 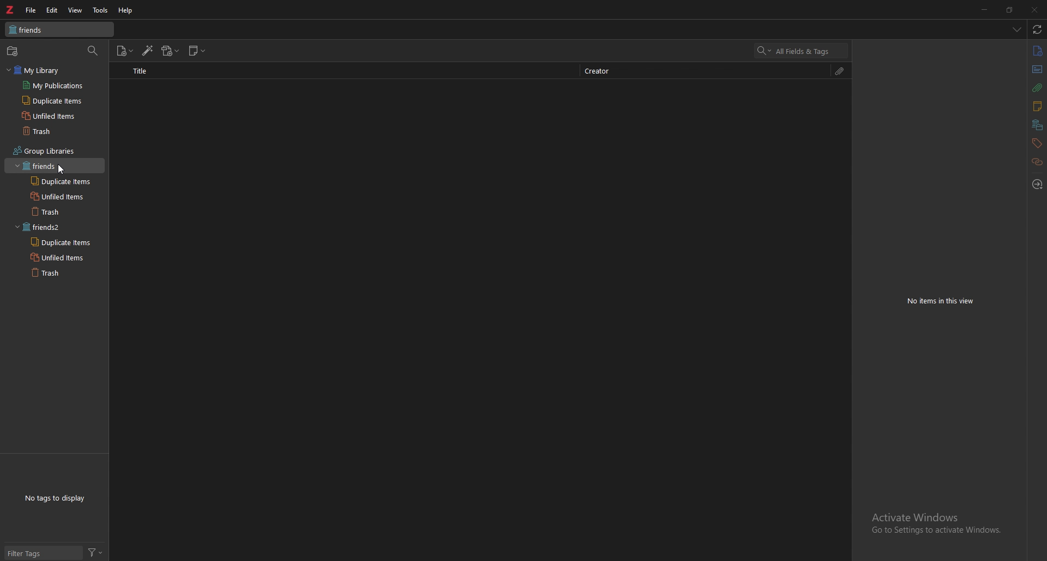 What do you see at coordinates (62, 272) in the screenshot?
I see `trash` at bounding box center [62, 272].